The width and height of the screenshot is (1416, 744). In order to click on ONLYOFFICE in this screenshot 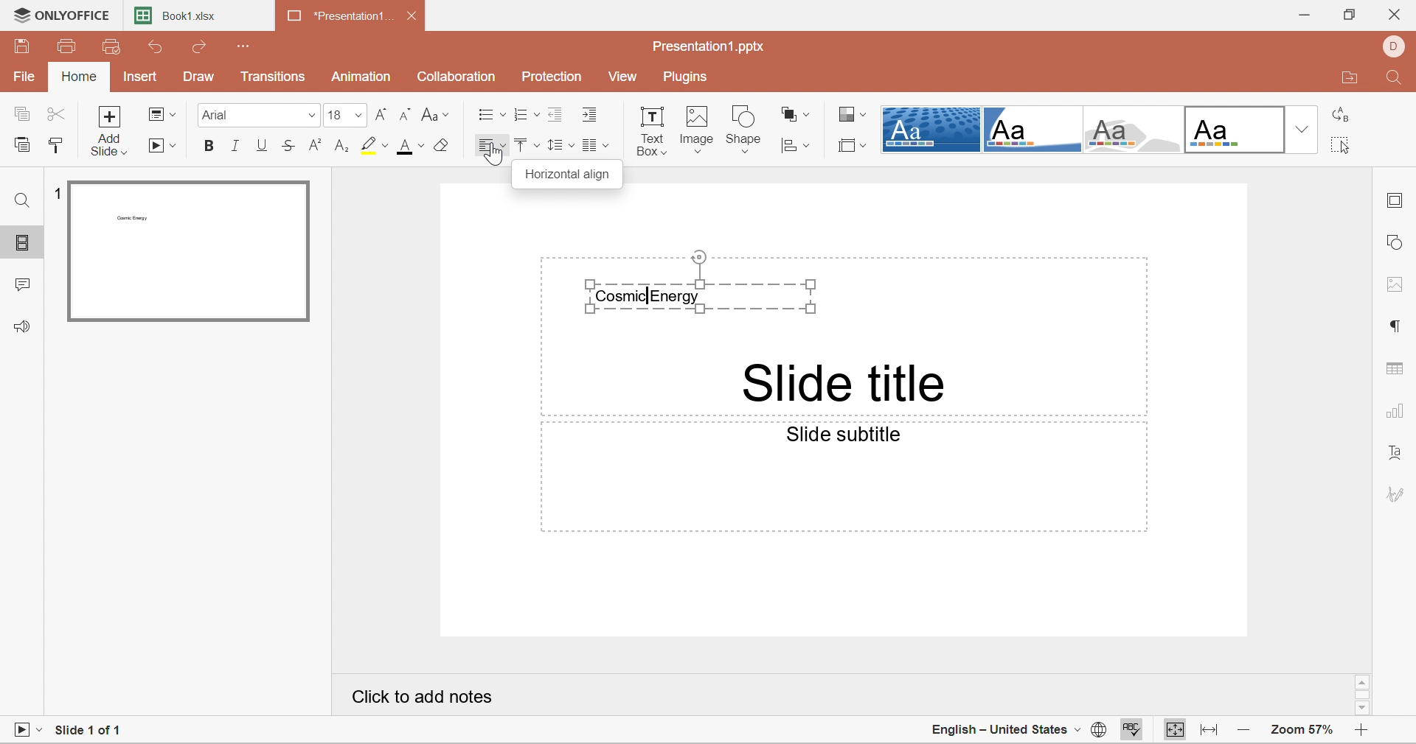, I will do `click(63, 14)`.